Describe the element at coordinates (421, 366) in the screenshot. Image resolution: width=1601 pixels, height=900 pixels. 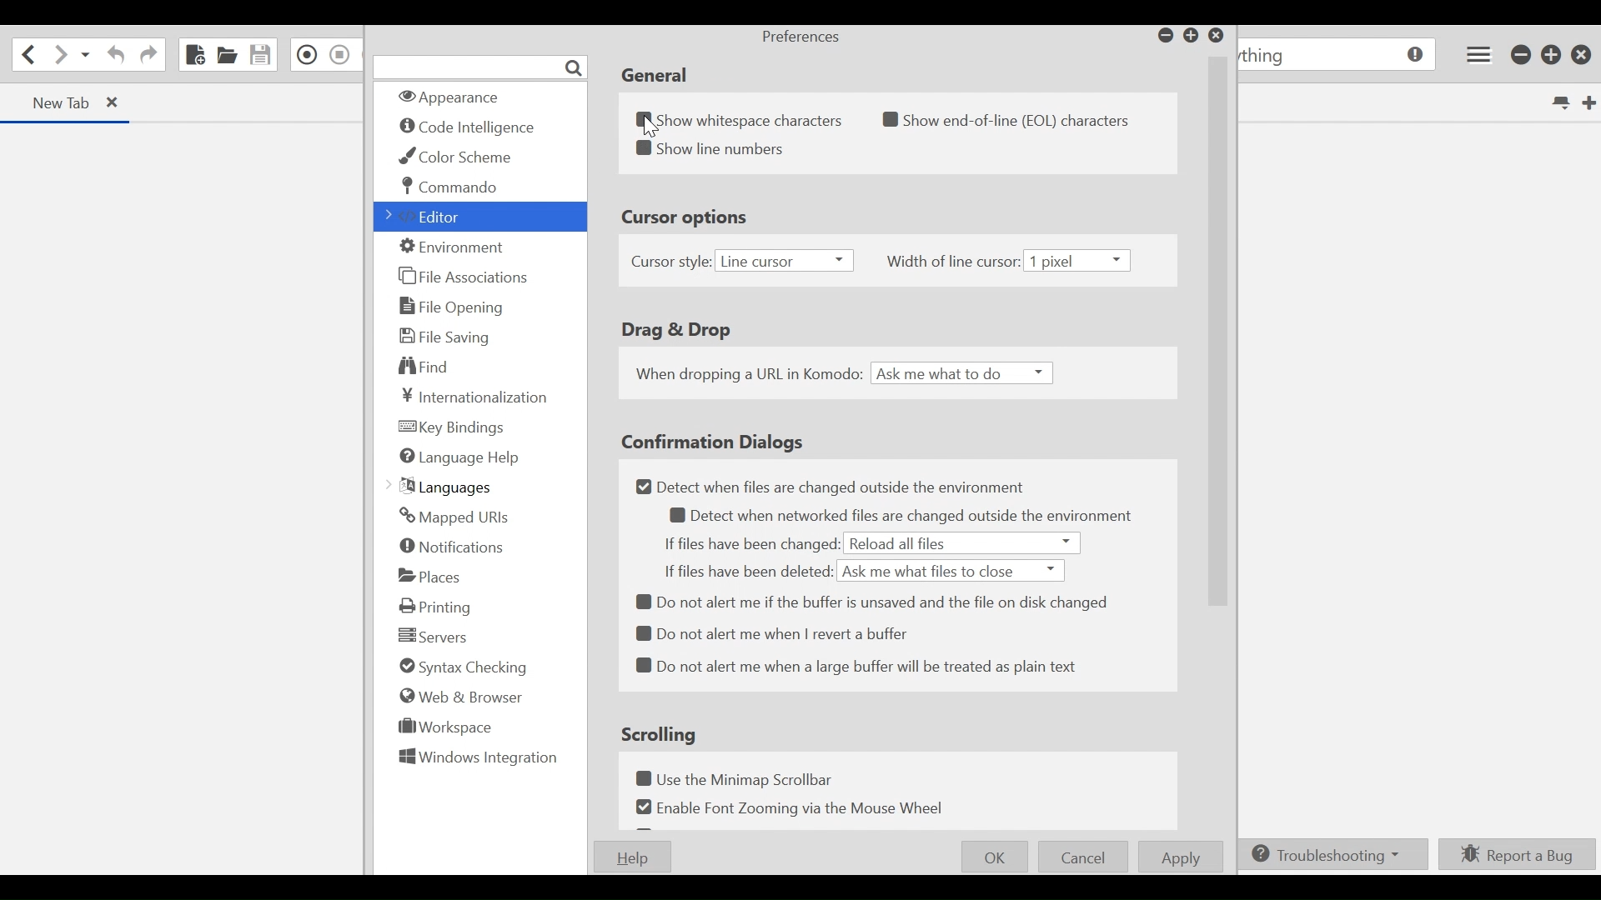
I see `Find` at that location.